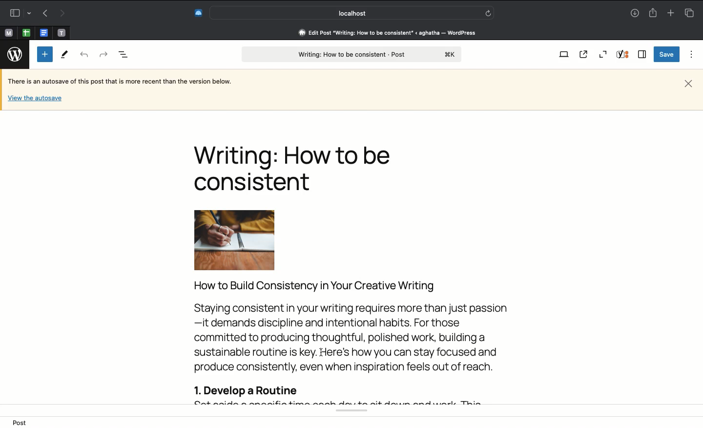 The height and width of the screenshot is (428, 703). I want to click on Tools, so click(65, 55).